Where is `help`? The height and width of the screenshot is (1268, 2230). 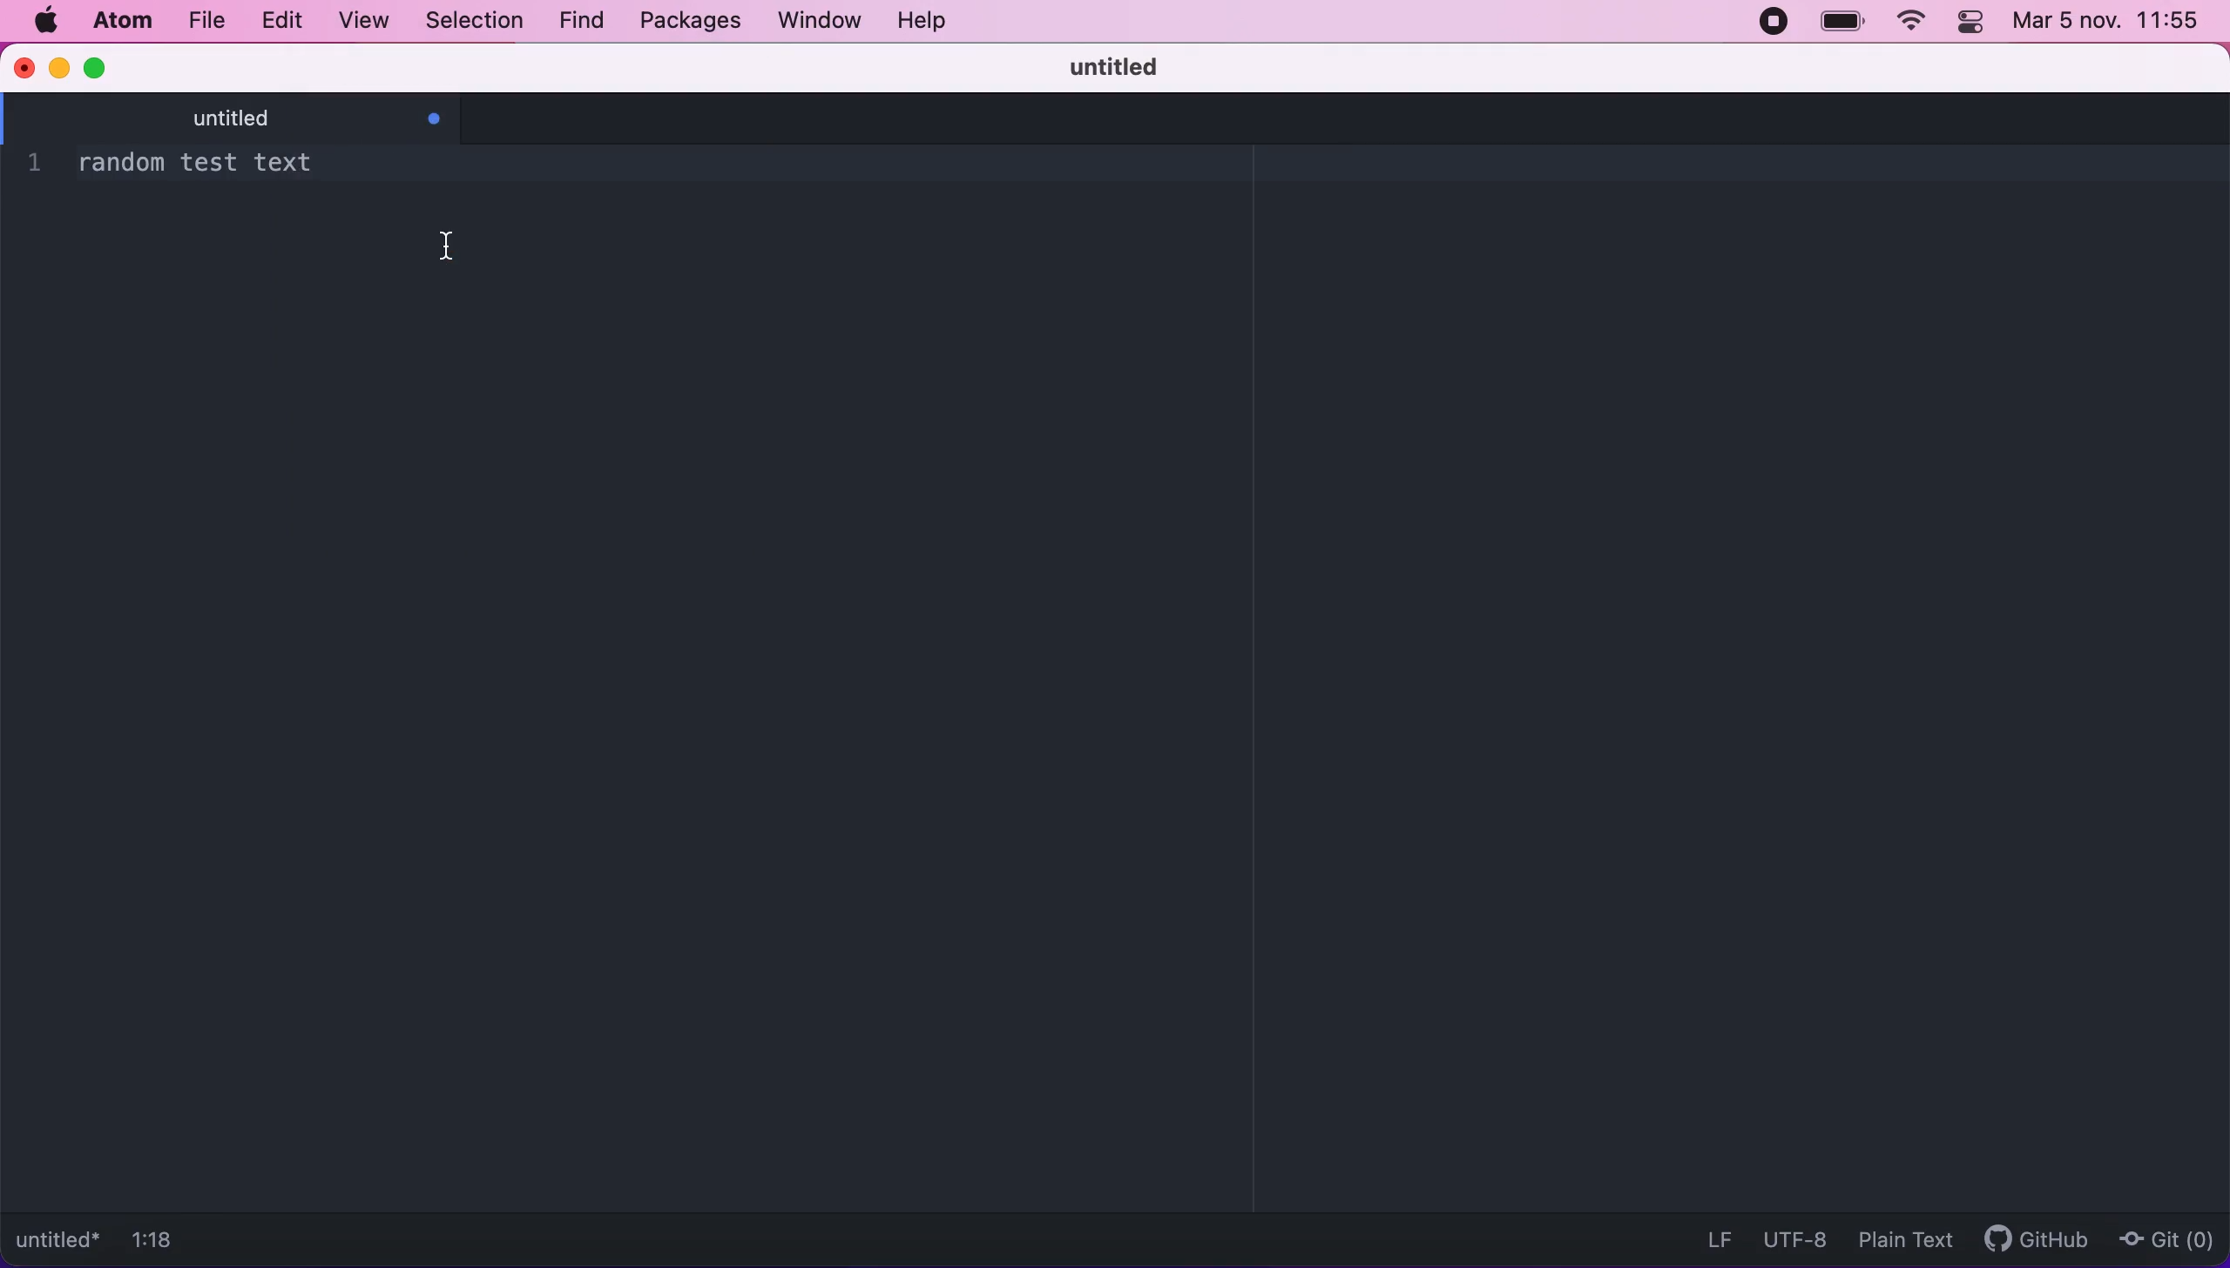
help is located at coordinates (925, 20).